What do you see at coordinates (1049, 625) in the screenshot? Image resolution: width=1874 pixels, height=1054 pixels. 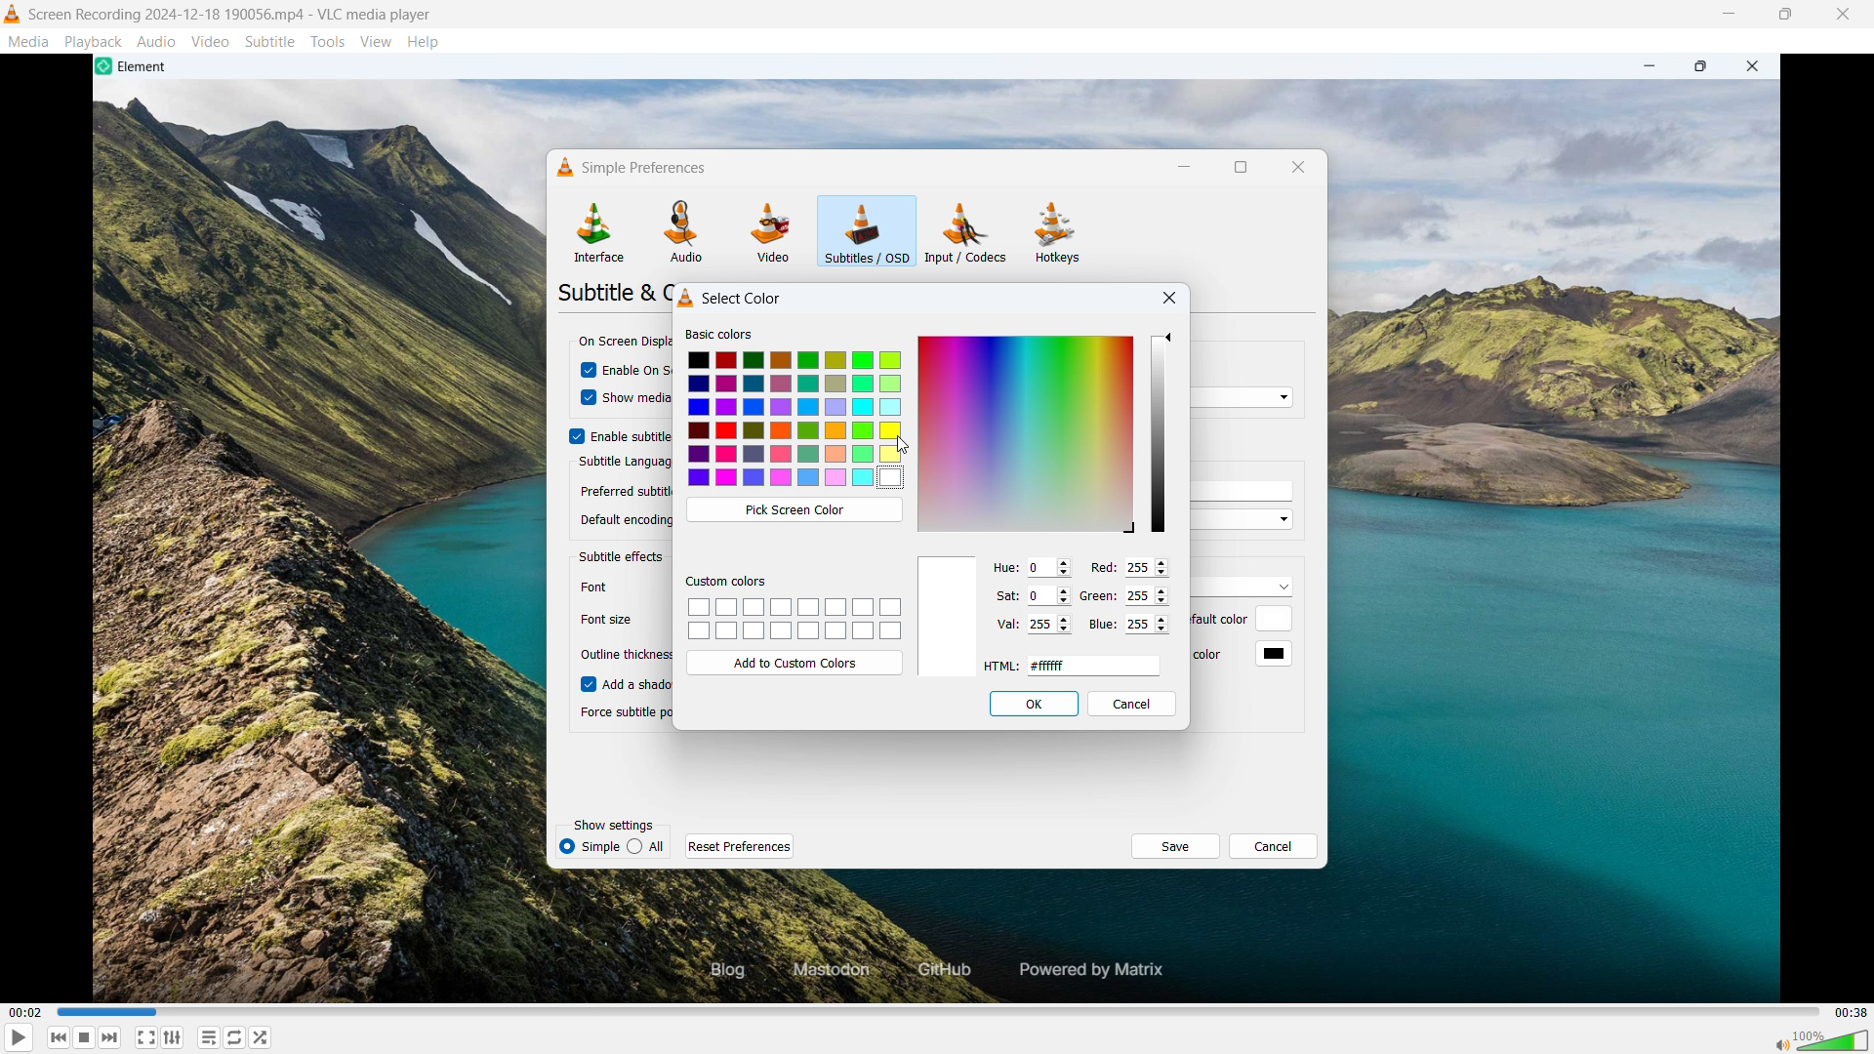 I see `set val` at bounding box center [1049, 625].